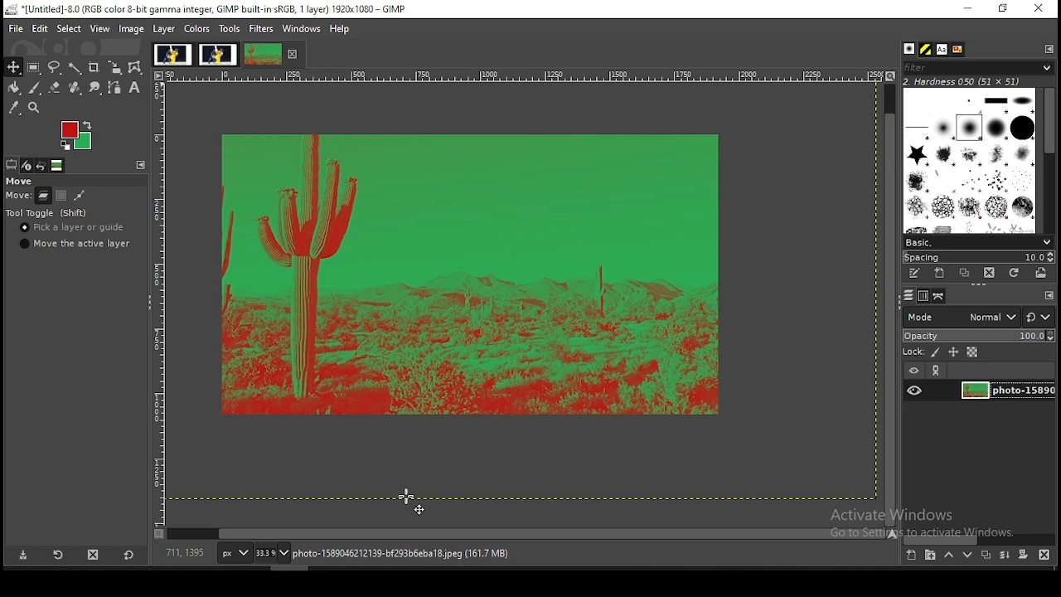 The width and height of the screenshot is (1061, 597). Describe the element at coordinates (95, 86) in the screenshot. I see `smudge tool` at that location.